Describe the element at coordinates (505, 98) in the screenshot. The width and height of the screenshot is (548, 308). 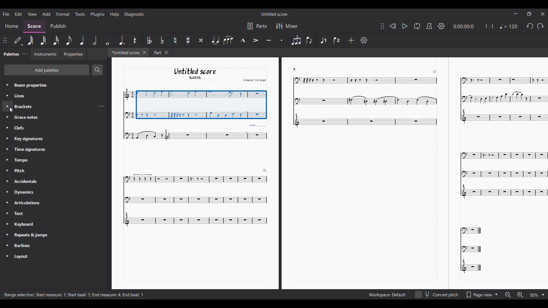
I see `` at that location.